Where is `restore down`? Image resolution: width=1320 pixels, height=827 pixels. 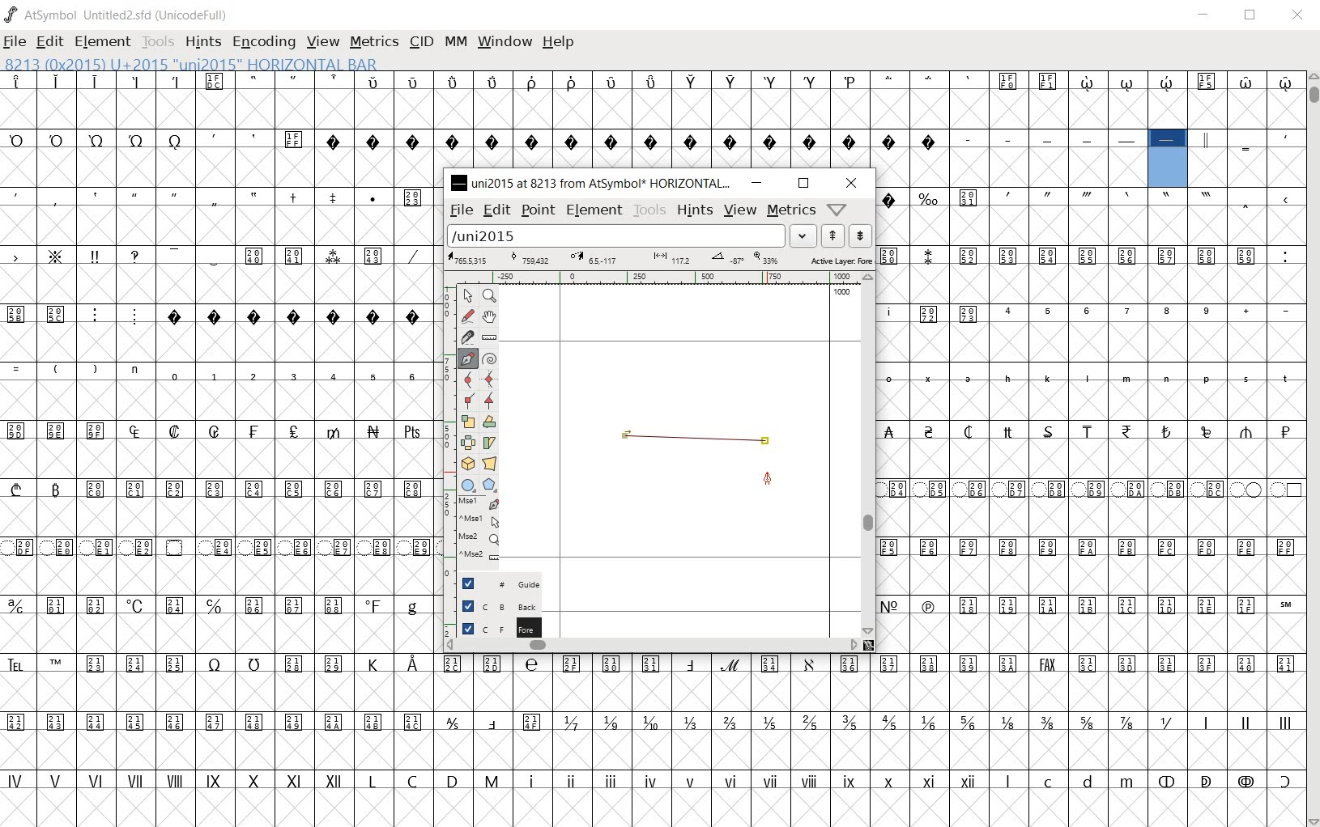
restore down is located at coordinates (803, 184).